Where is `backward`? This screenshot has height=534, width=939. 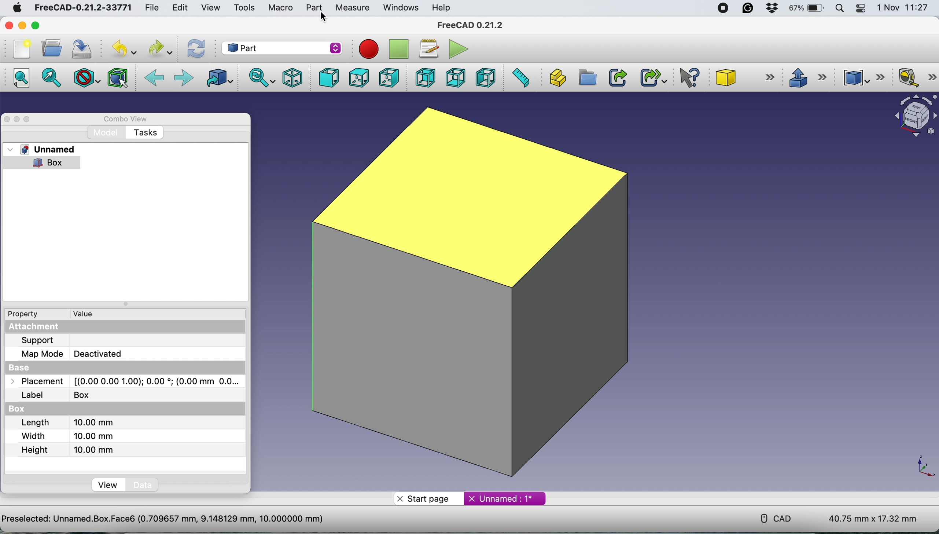
backward is located at coordinates (155, 77).